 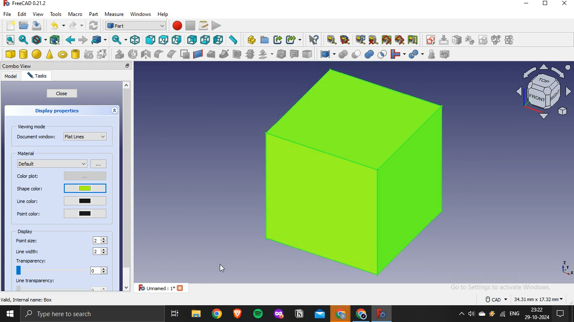 I want to click on viewing mode, so click(x=33, y=126).